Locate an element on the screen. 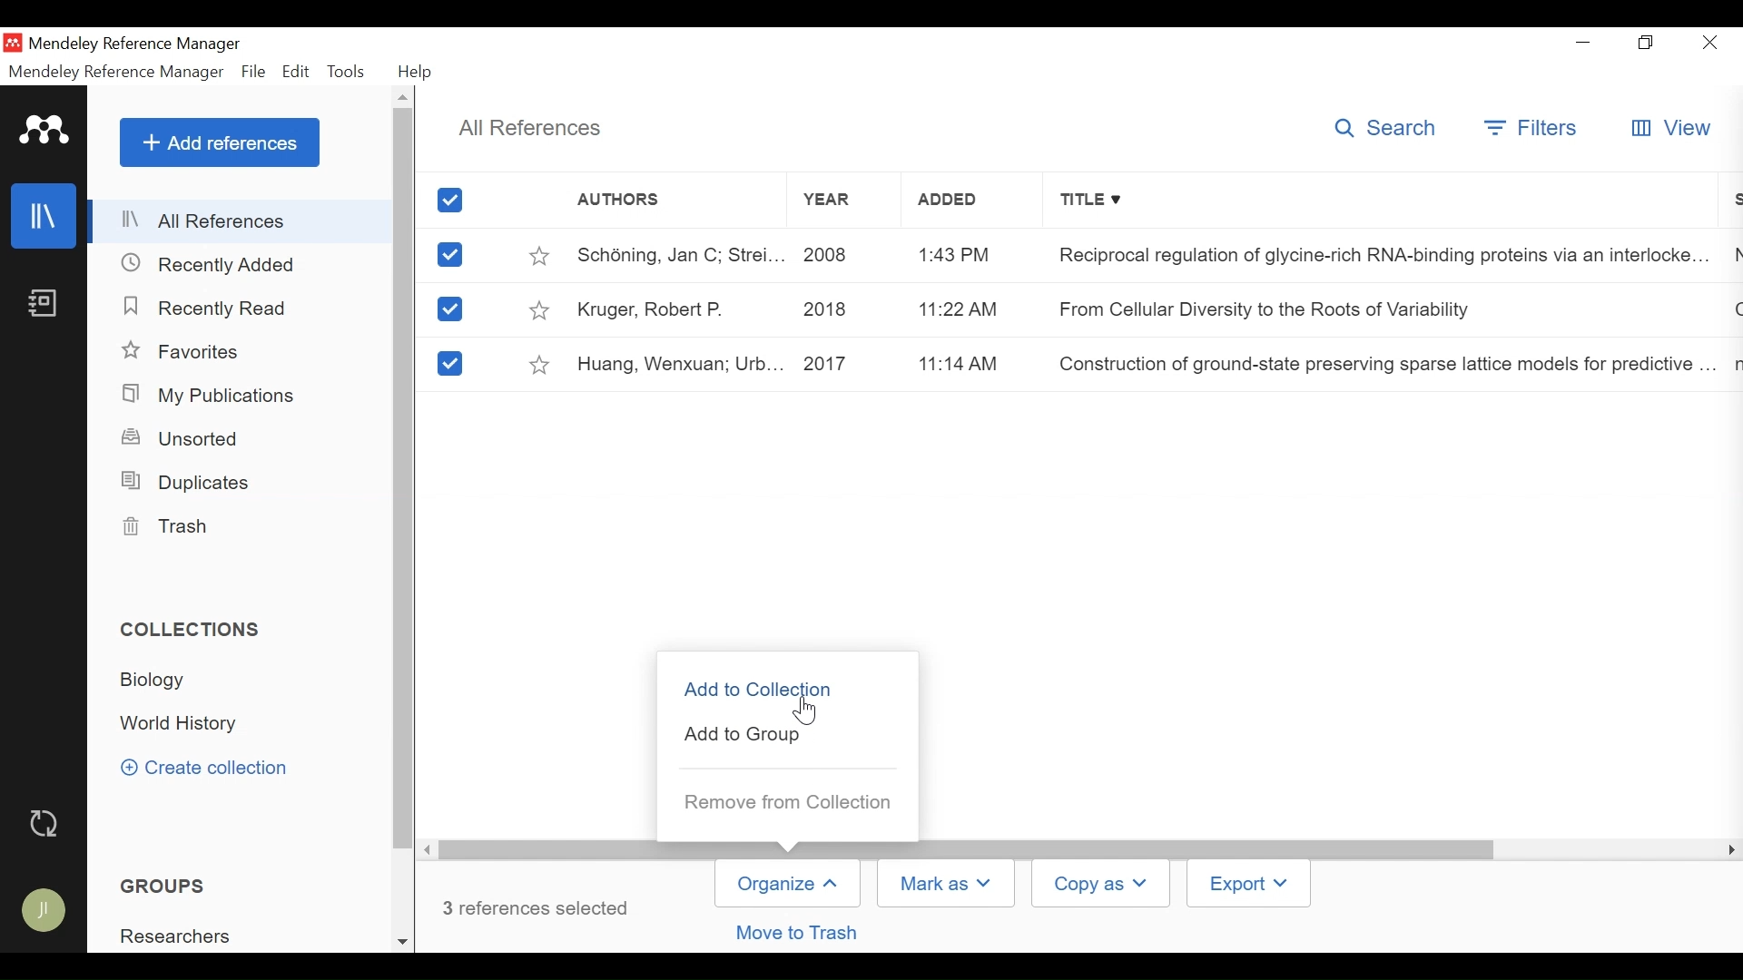 This screenshot has width=1743, height=980. Unsorted is located at coordinates (183, 438).